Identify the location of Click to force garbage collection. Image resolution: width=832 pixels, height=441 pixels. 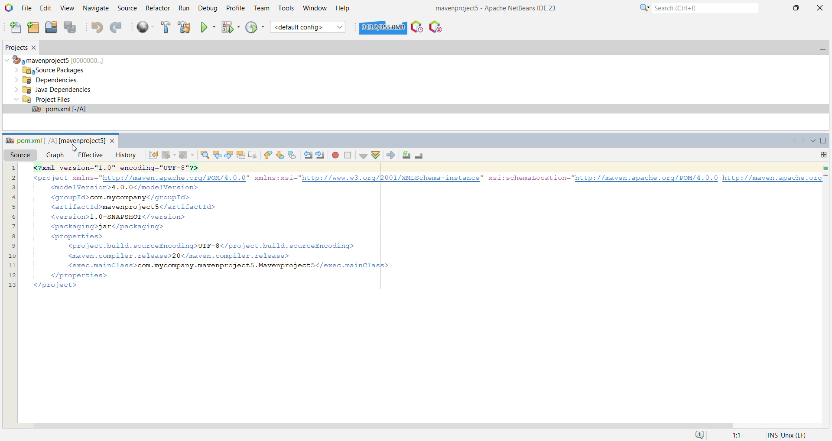
(383, 27).